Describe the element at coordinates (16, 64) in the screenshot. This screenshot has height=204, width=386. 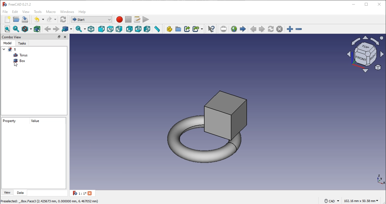
I see `navigation` at that location.